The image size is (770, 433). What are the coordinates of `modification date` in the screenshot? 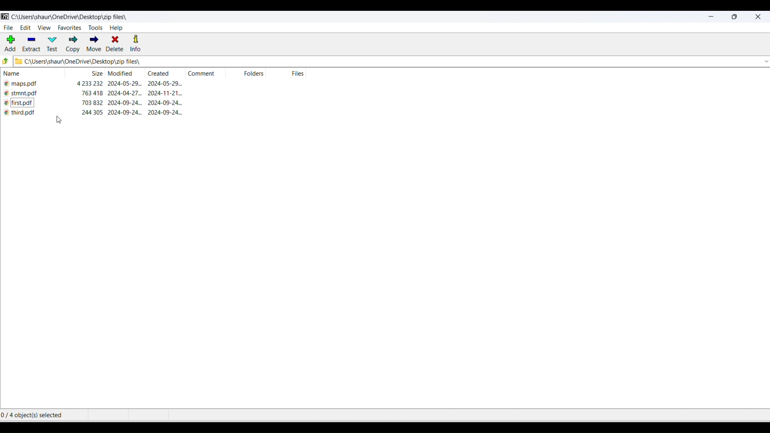 It's located at (125, 84).